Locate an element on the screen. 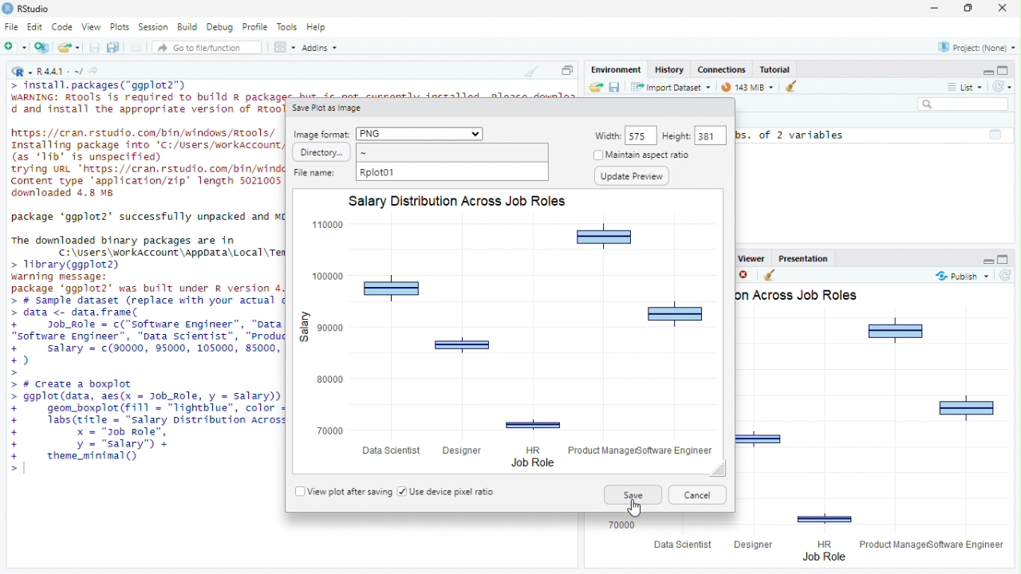 This screenshot has height=574, width=1021. Save workspace as is located at coordinates (614, 86).